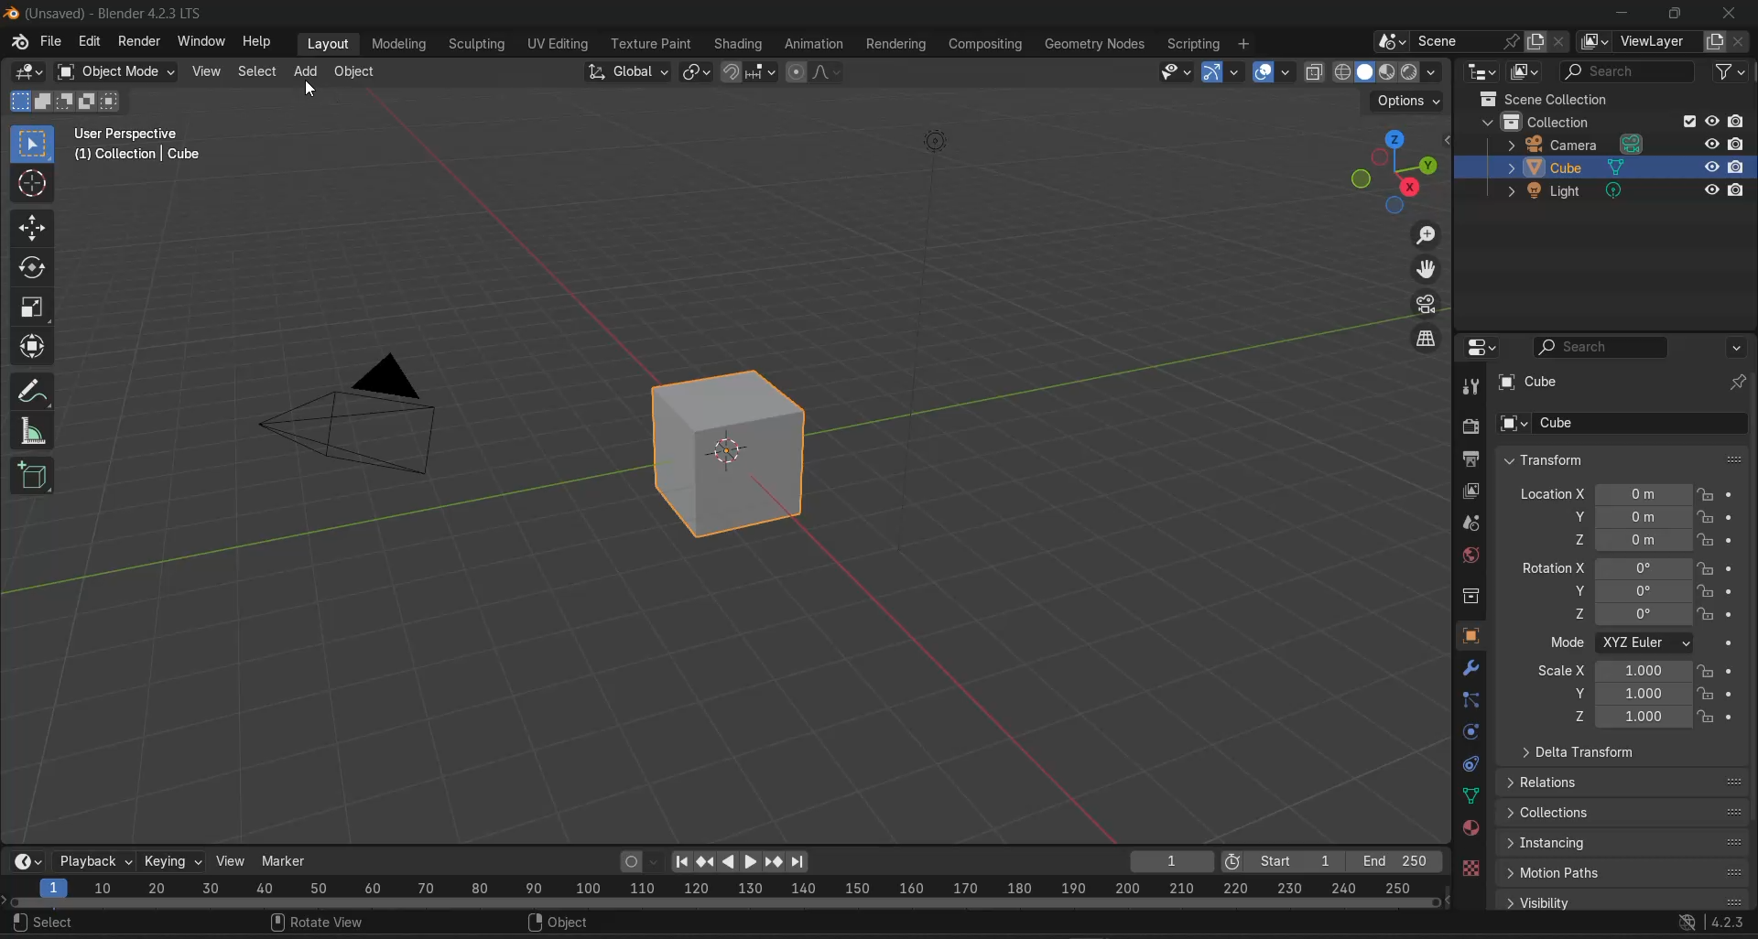 The height and width of the screenshot is (939, 1758). I want to click on snap, so click(733, 73).